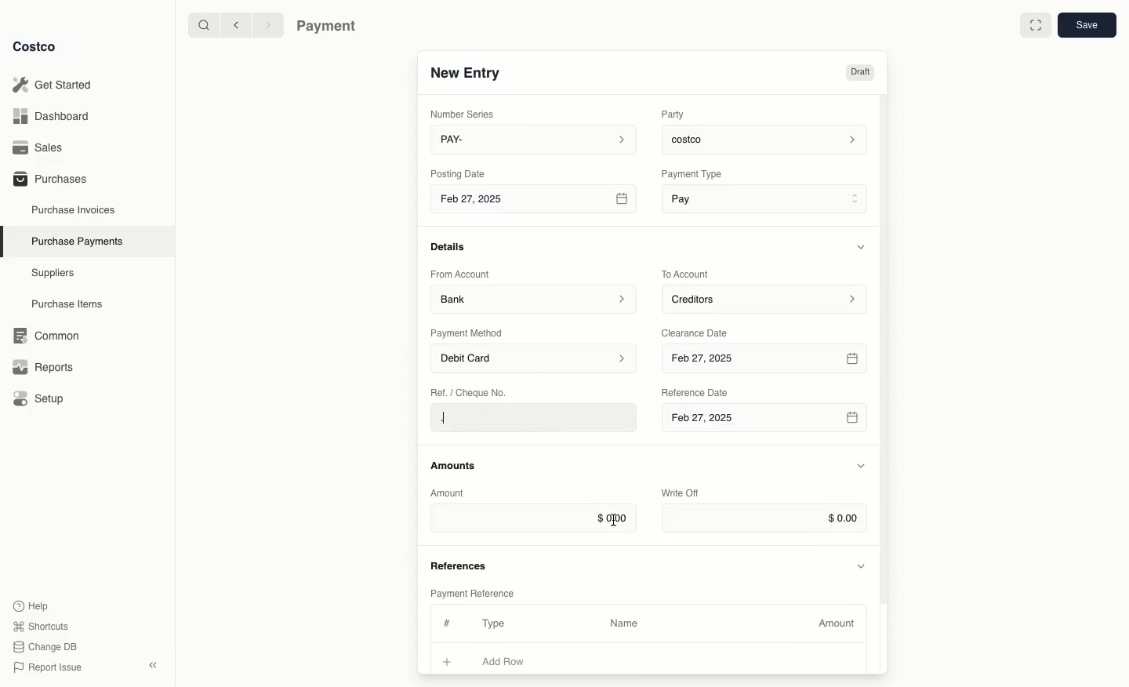  What do you see at coordinates (863, 246) in the screenshot?
I see `Hide` at bounding box center [863, 246].